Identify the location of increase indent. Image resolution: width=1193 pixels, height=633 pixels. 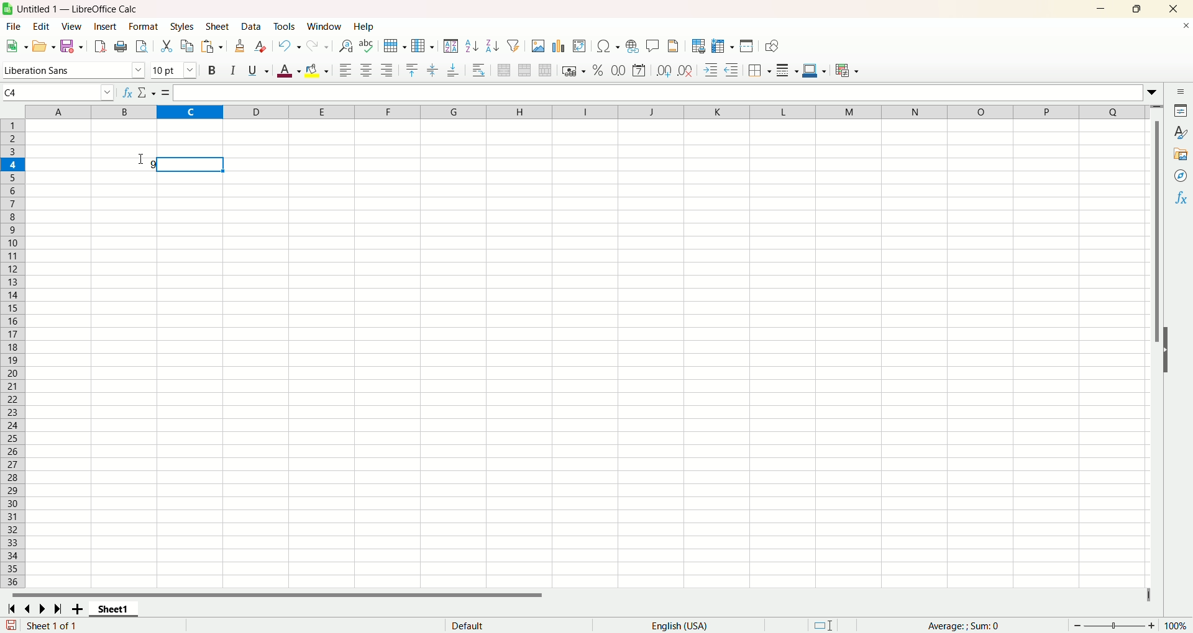
(713, 71).